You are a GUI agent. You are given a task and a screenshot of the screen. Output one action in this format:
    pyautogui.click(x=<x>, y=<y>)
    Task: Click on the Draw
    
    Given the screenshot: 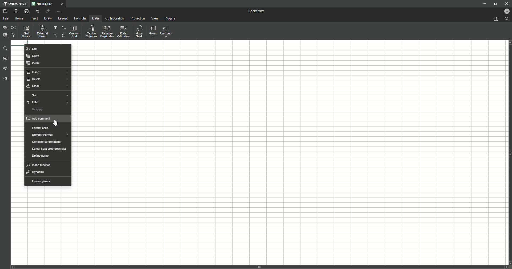 What is the action you would take?
    pyautogui.click(x=48, y=19)
    